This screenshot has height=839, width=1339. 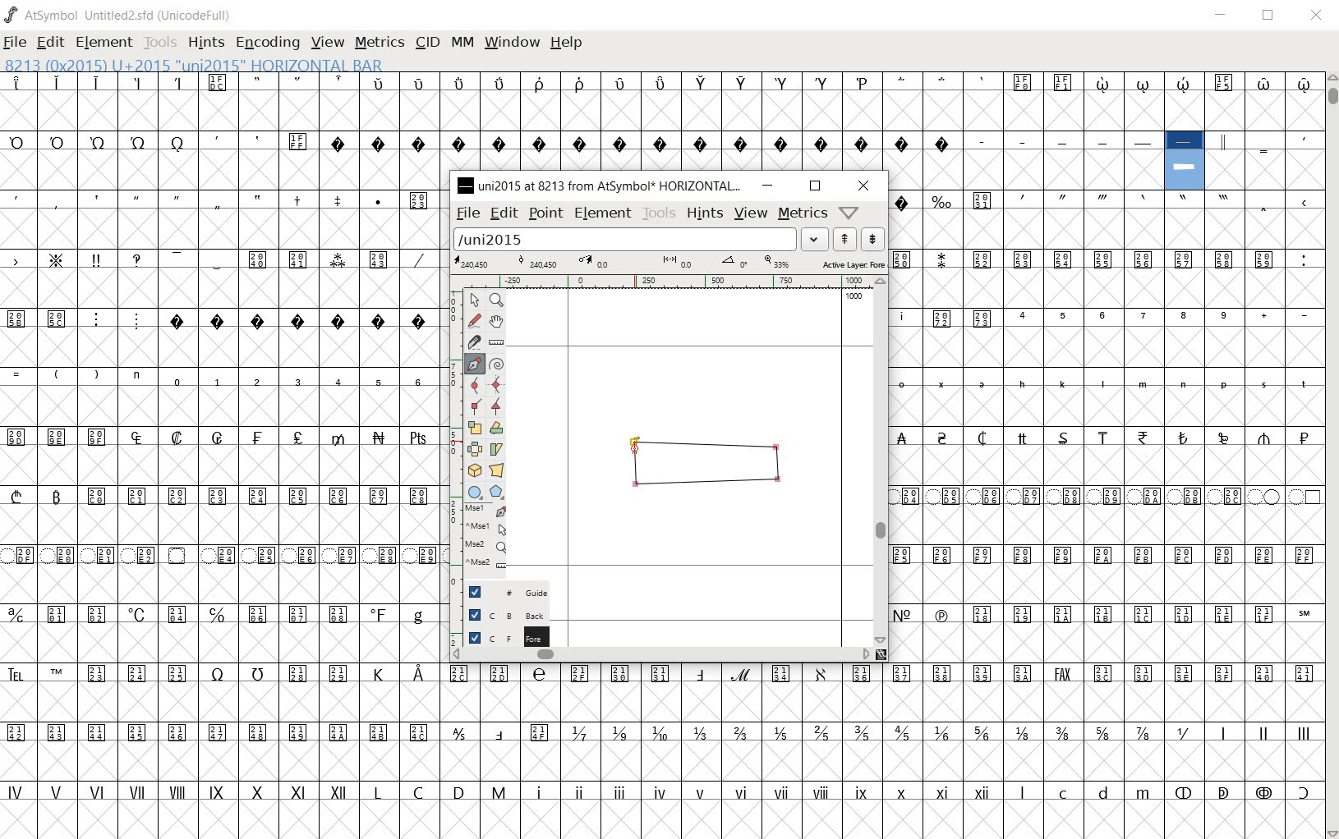 What do you see at coordinates (635, 450) in the screenshot?
I see `Feltpen tool/cursor location` at bounding box center [635, 450].